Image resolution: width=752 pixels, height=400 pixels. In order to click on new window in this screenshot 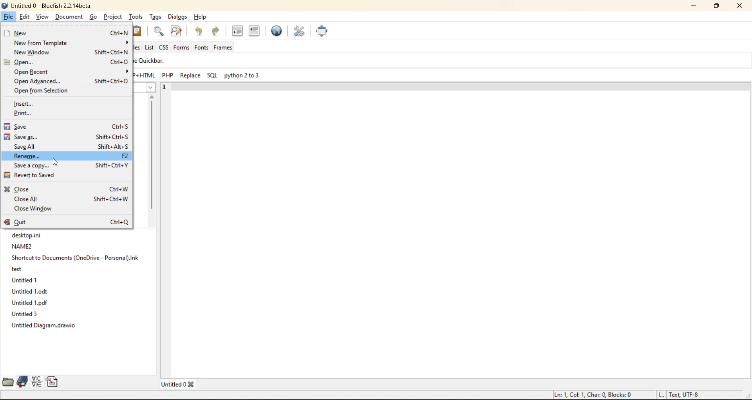, I will do `click(34, 53)`.